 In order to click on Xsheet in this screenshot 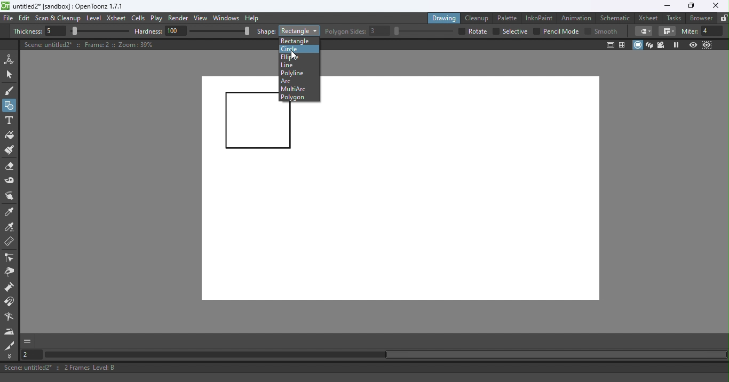, I will do `click(117, 19)`.